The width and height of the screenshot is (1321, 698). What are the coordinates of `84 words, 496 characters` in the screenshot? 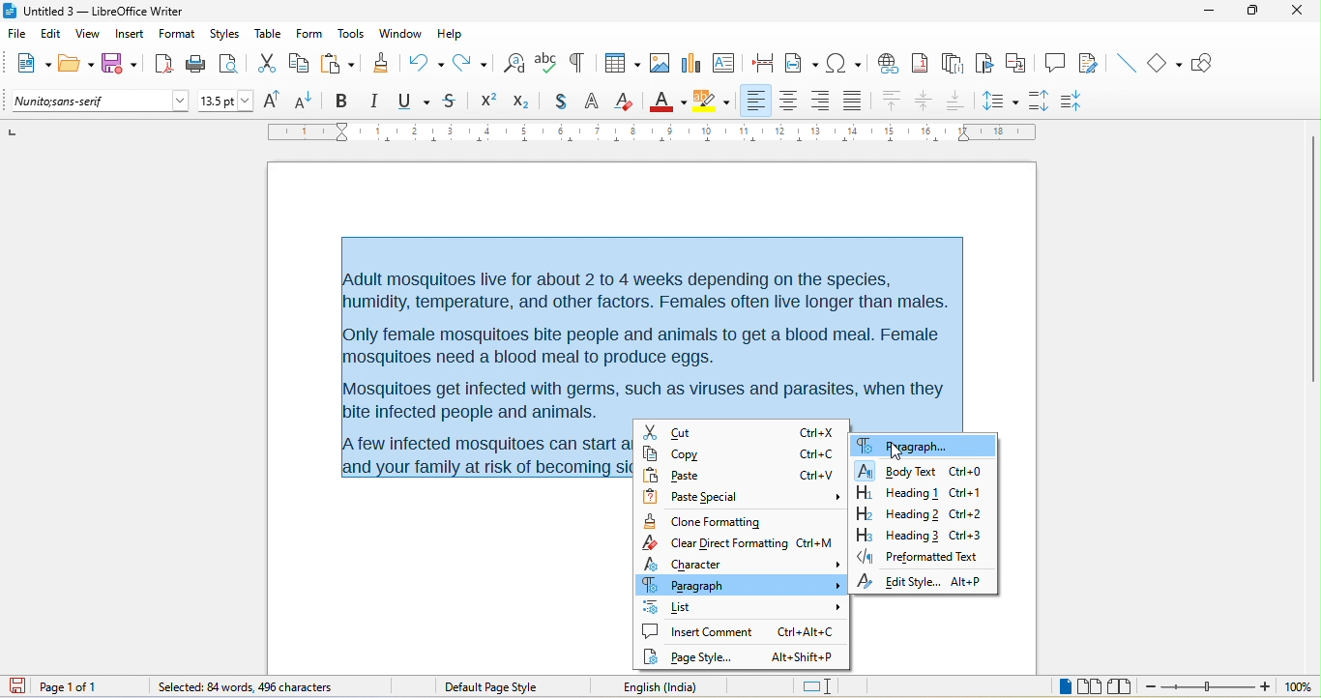 It's located at (243, 688).